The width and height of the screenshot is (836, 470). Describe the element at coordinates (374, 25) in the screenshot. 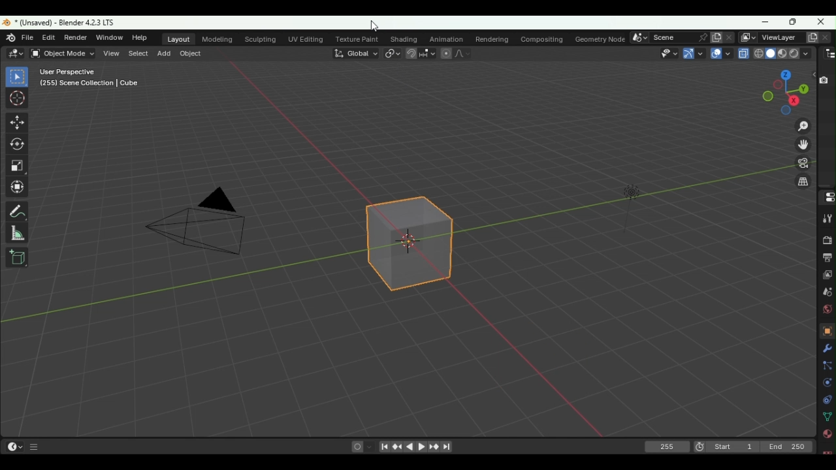

I see `pointer cursor` at that location.